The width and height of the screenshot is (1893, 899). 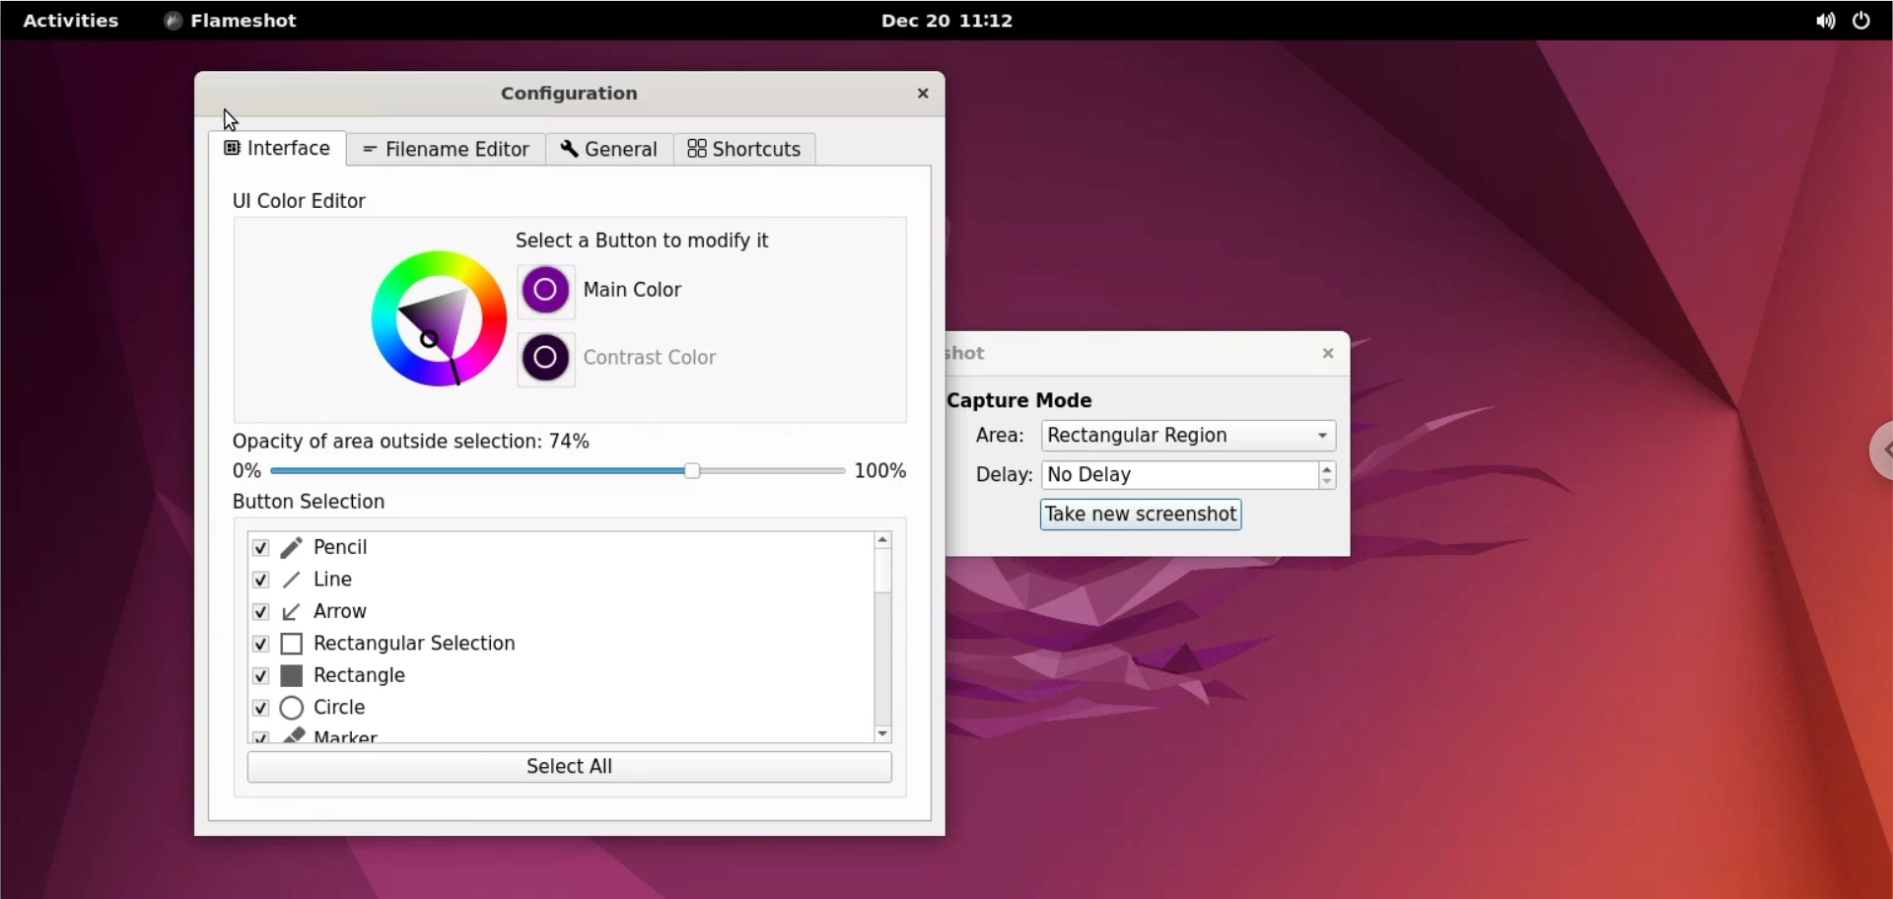 What do you see at coordinates (670, 241) in the screenshot?
I see `select a button to modify it` at bounding box center [670, 241].